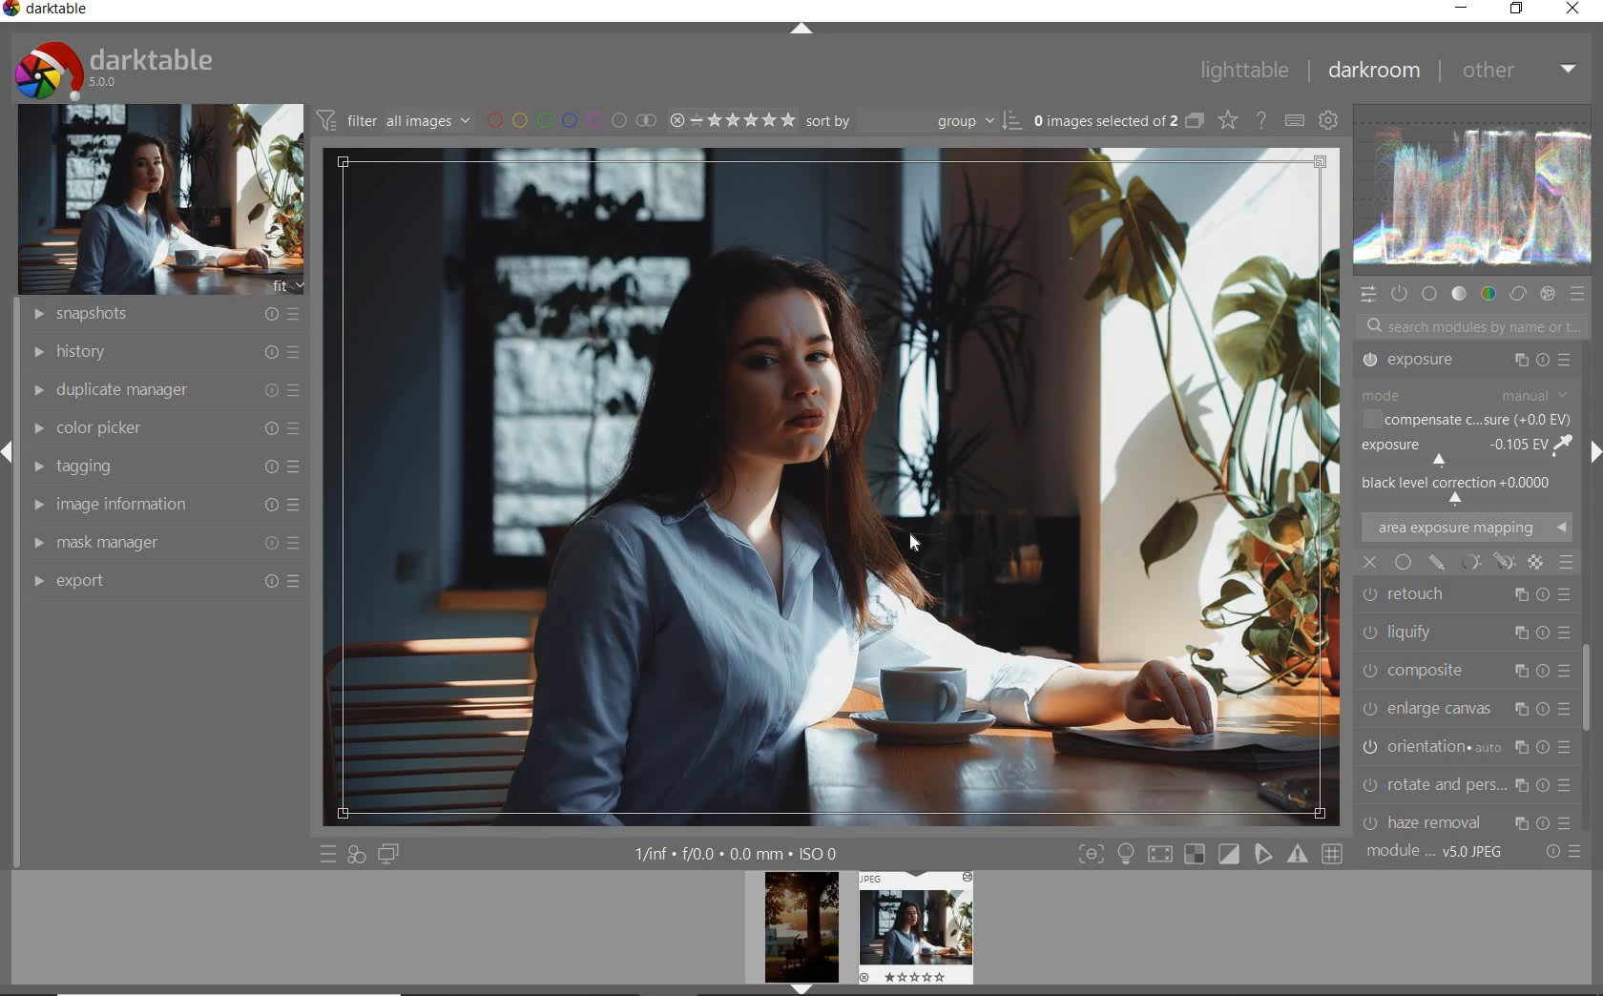  I want to click on LENS CORRECTION, so click(1467, 779).